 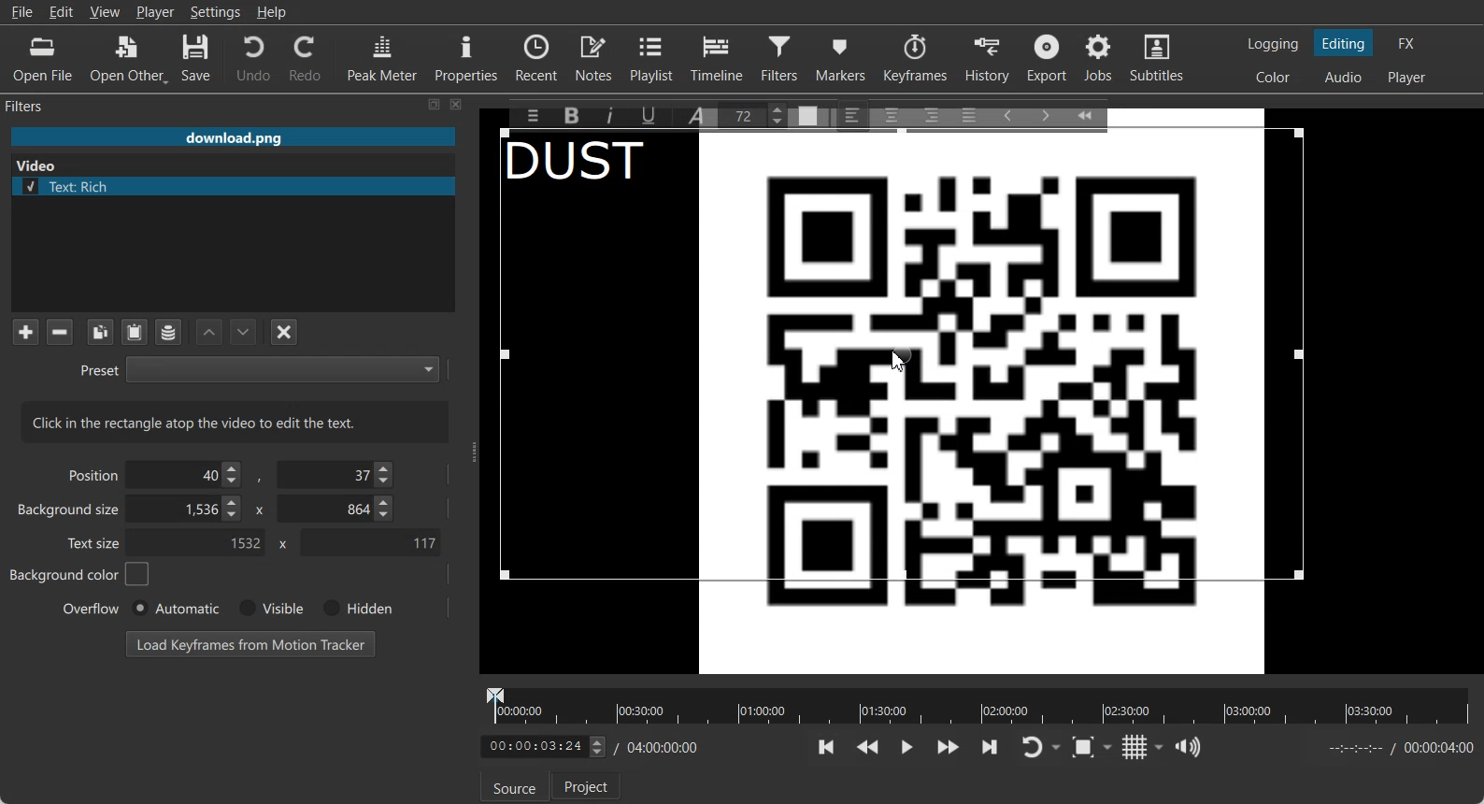 I want to click on Text Size, so click(x=757, y=114).